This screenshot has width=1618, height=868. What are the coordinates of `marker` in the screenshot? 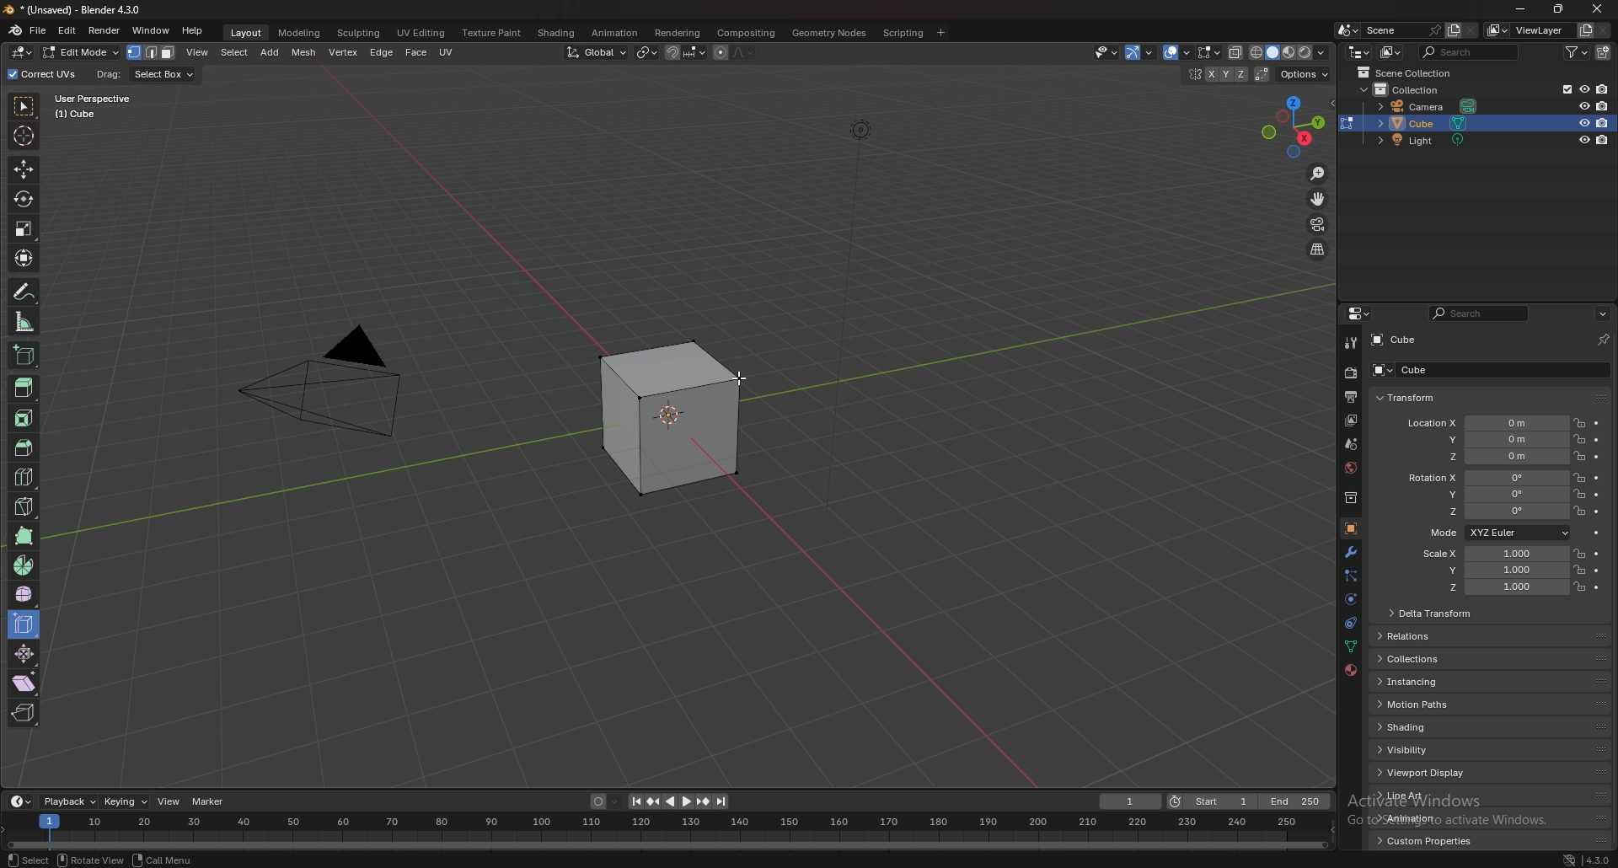 It's located at (209, 801).